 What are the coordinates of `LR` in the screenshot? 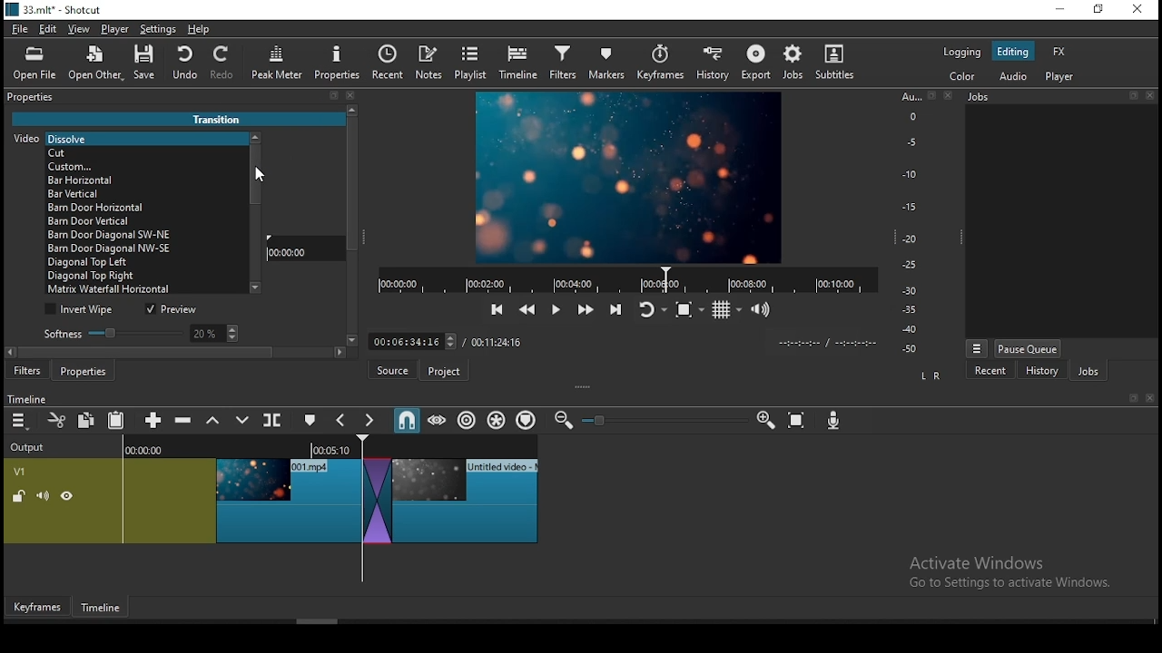 It's located at (930, 377).